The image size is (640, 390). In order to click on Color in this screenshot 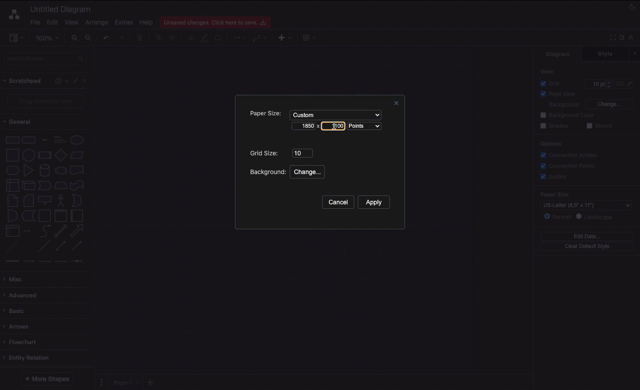, I will do `click(625, 84)`.